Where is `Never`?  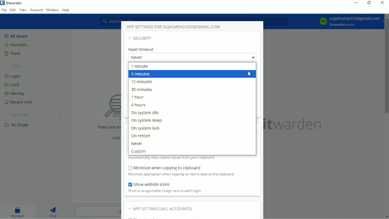 Never is located at coordinates (192, 57).